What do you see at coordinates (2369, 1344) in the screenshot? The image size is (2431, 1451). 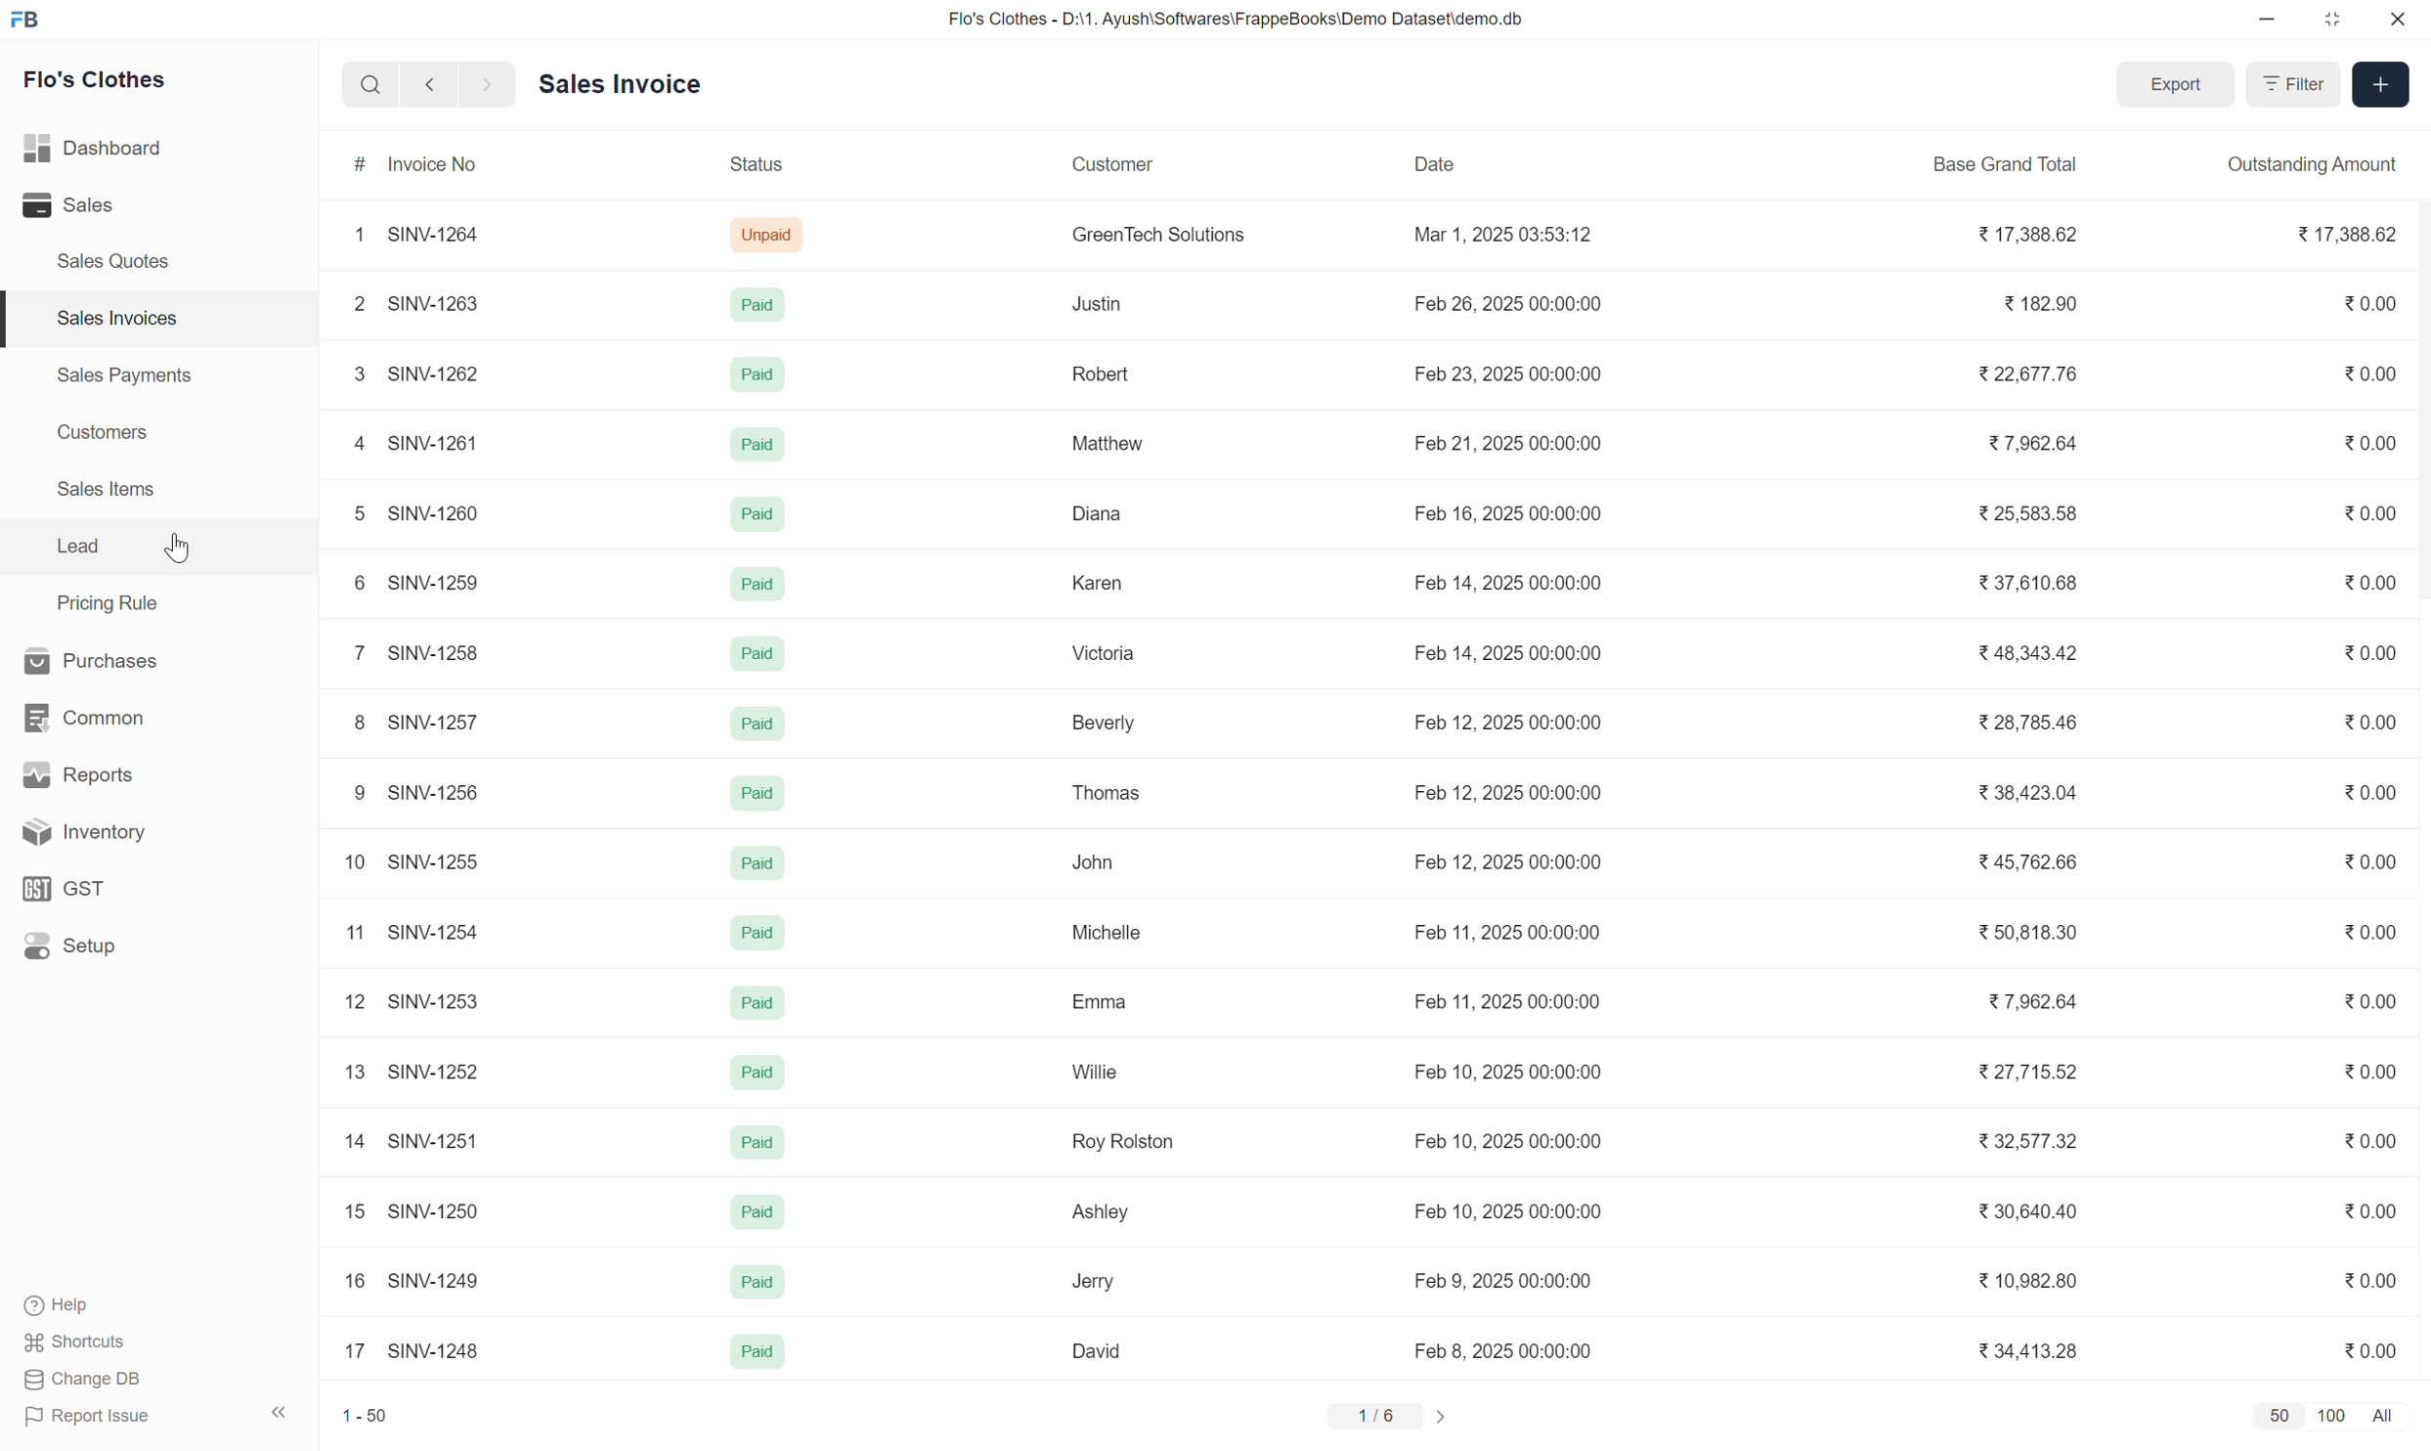 I see `0.00` at bounding box center [2369, 1344].